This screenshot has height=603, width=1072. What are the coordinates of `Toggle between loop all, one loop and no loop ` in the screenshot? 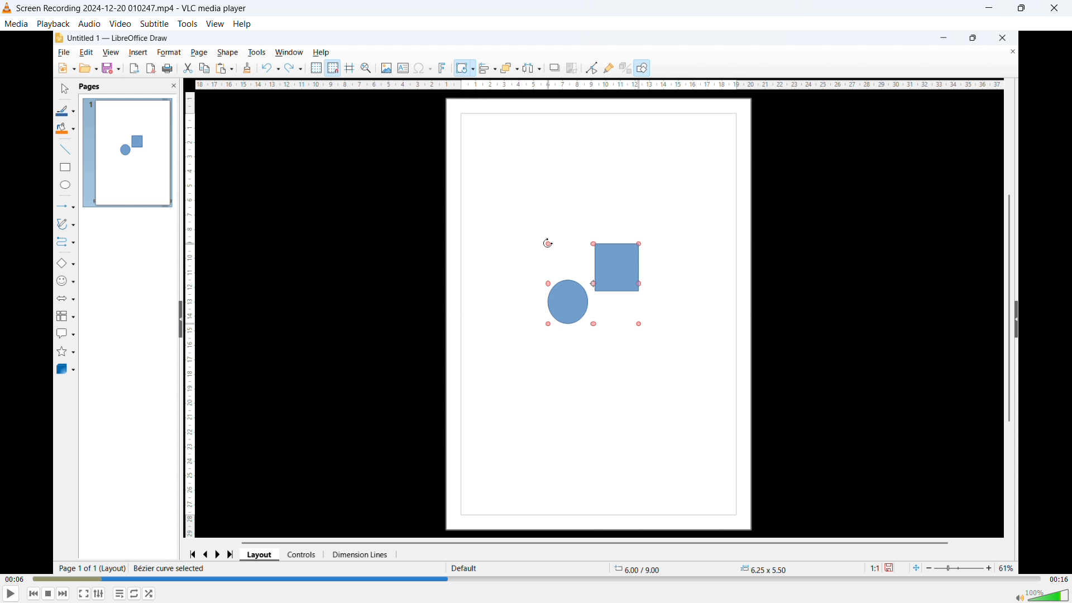 It's located at (120, 594).